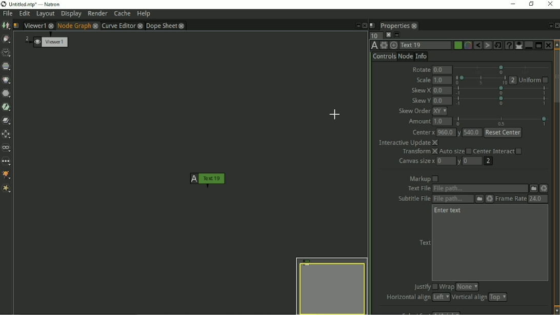 Image resolution: width=560 pixels, height=315 pixels. Describe the element at coordinates (426, 45) in the screenshot. I see `Text 1` at that location.